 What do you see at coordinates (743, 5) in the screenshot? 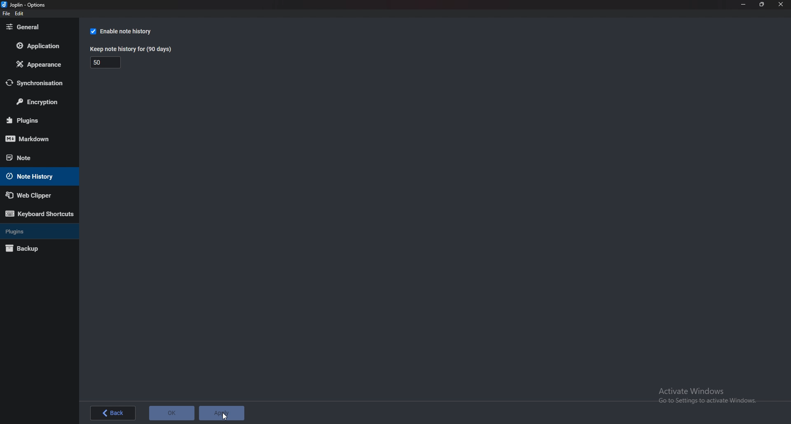
I see `Minimize` at bounding box center [743, 5].